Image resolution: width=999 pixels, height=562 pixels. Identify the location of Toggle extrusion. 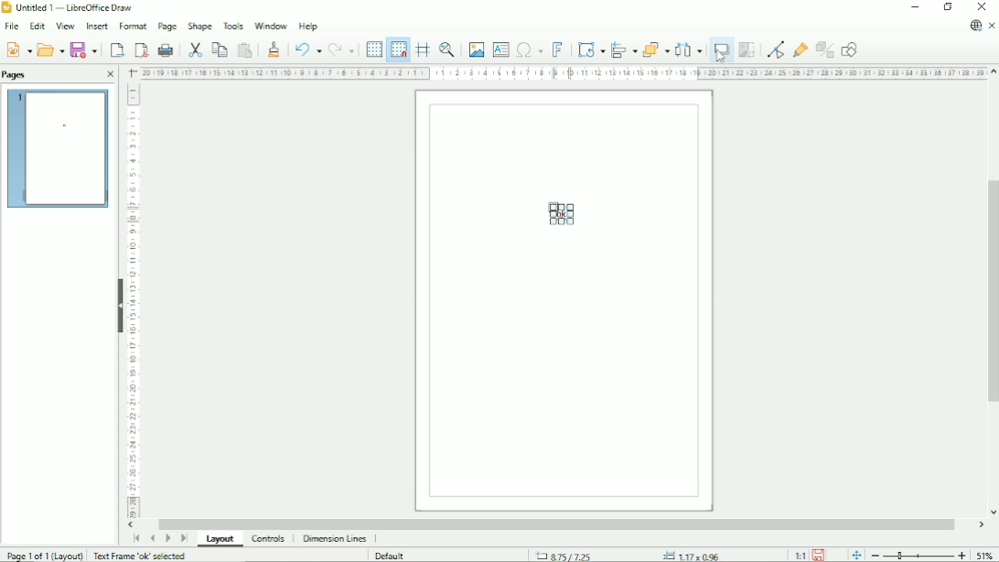
(825, 49).